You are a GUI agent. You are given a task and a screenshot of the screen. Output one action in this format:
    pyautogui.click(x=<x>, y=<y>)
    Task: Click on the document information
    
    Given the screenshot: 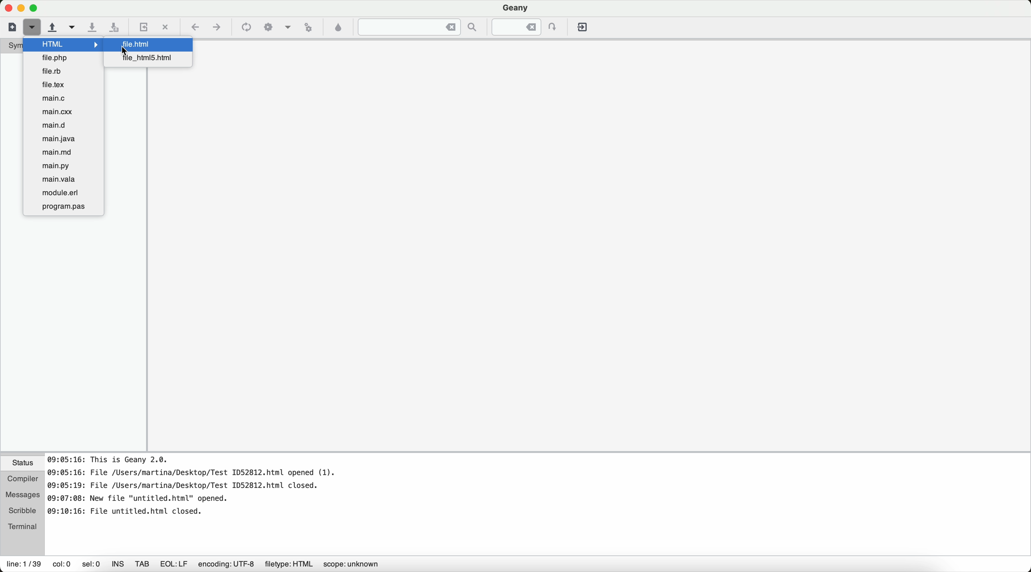 What is the action you would take?
    pyautogui.click(x=537, y=504)
    